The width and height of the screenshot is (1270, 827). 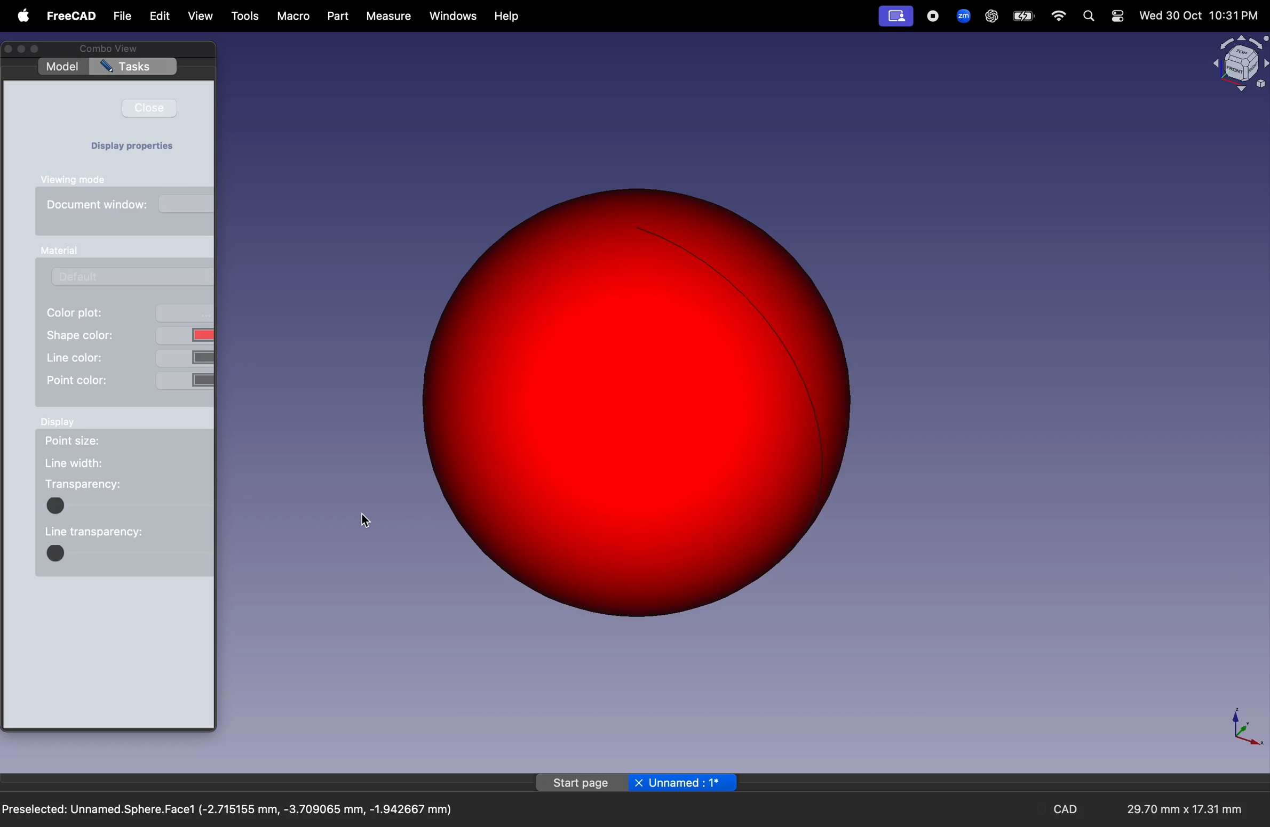 I want to click on object view, so click(x=1239, y=62).